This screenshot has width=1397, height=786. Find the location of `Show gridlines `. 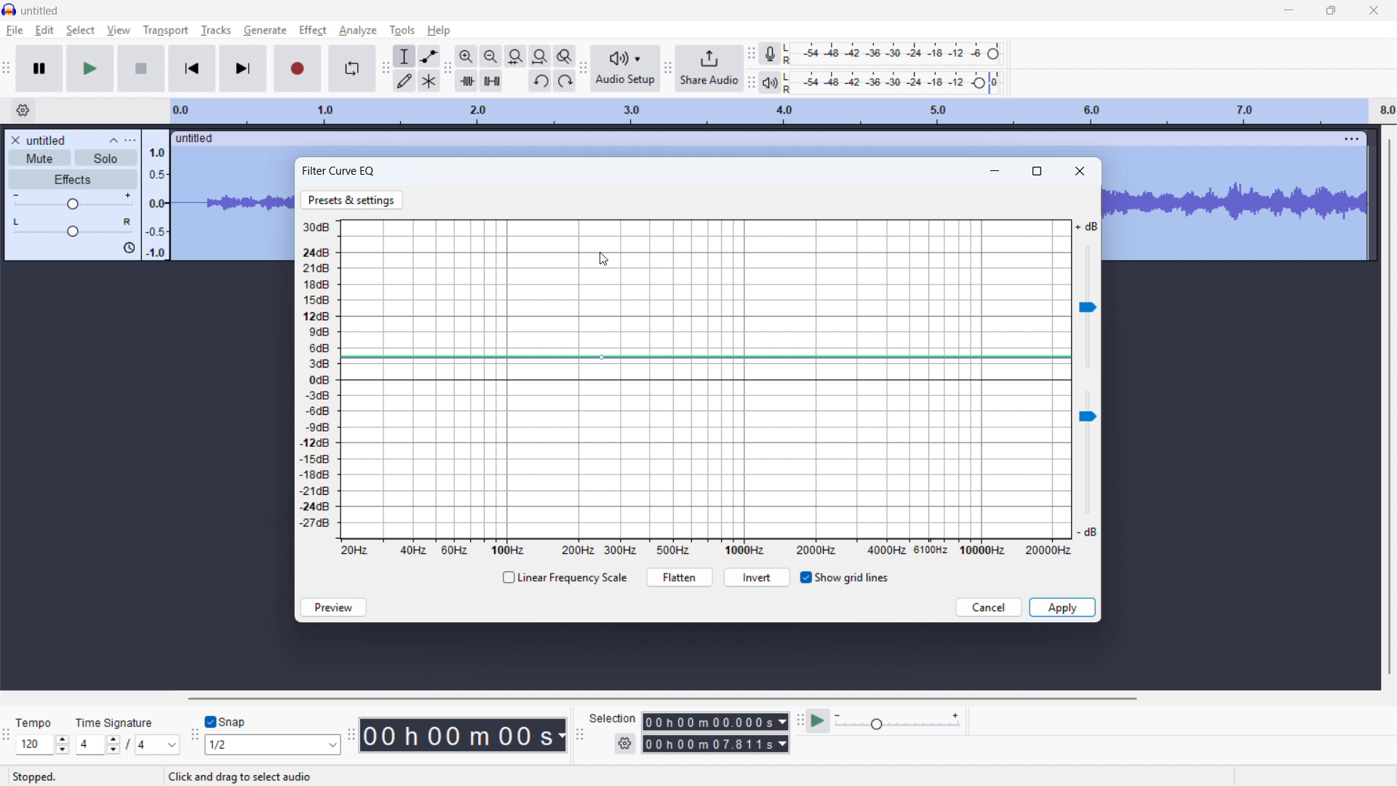

Show gridlines  is located at coordinates (845, 578).